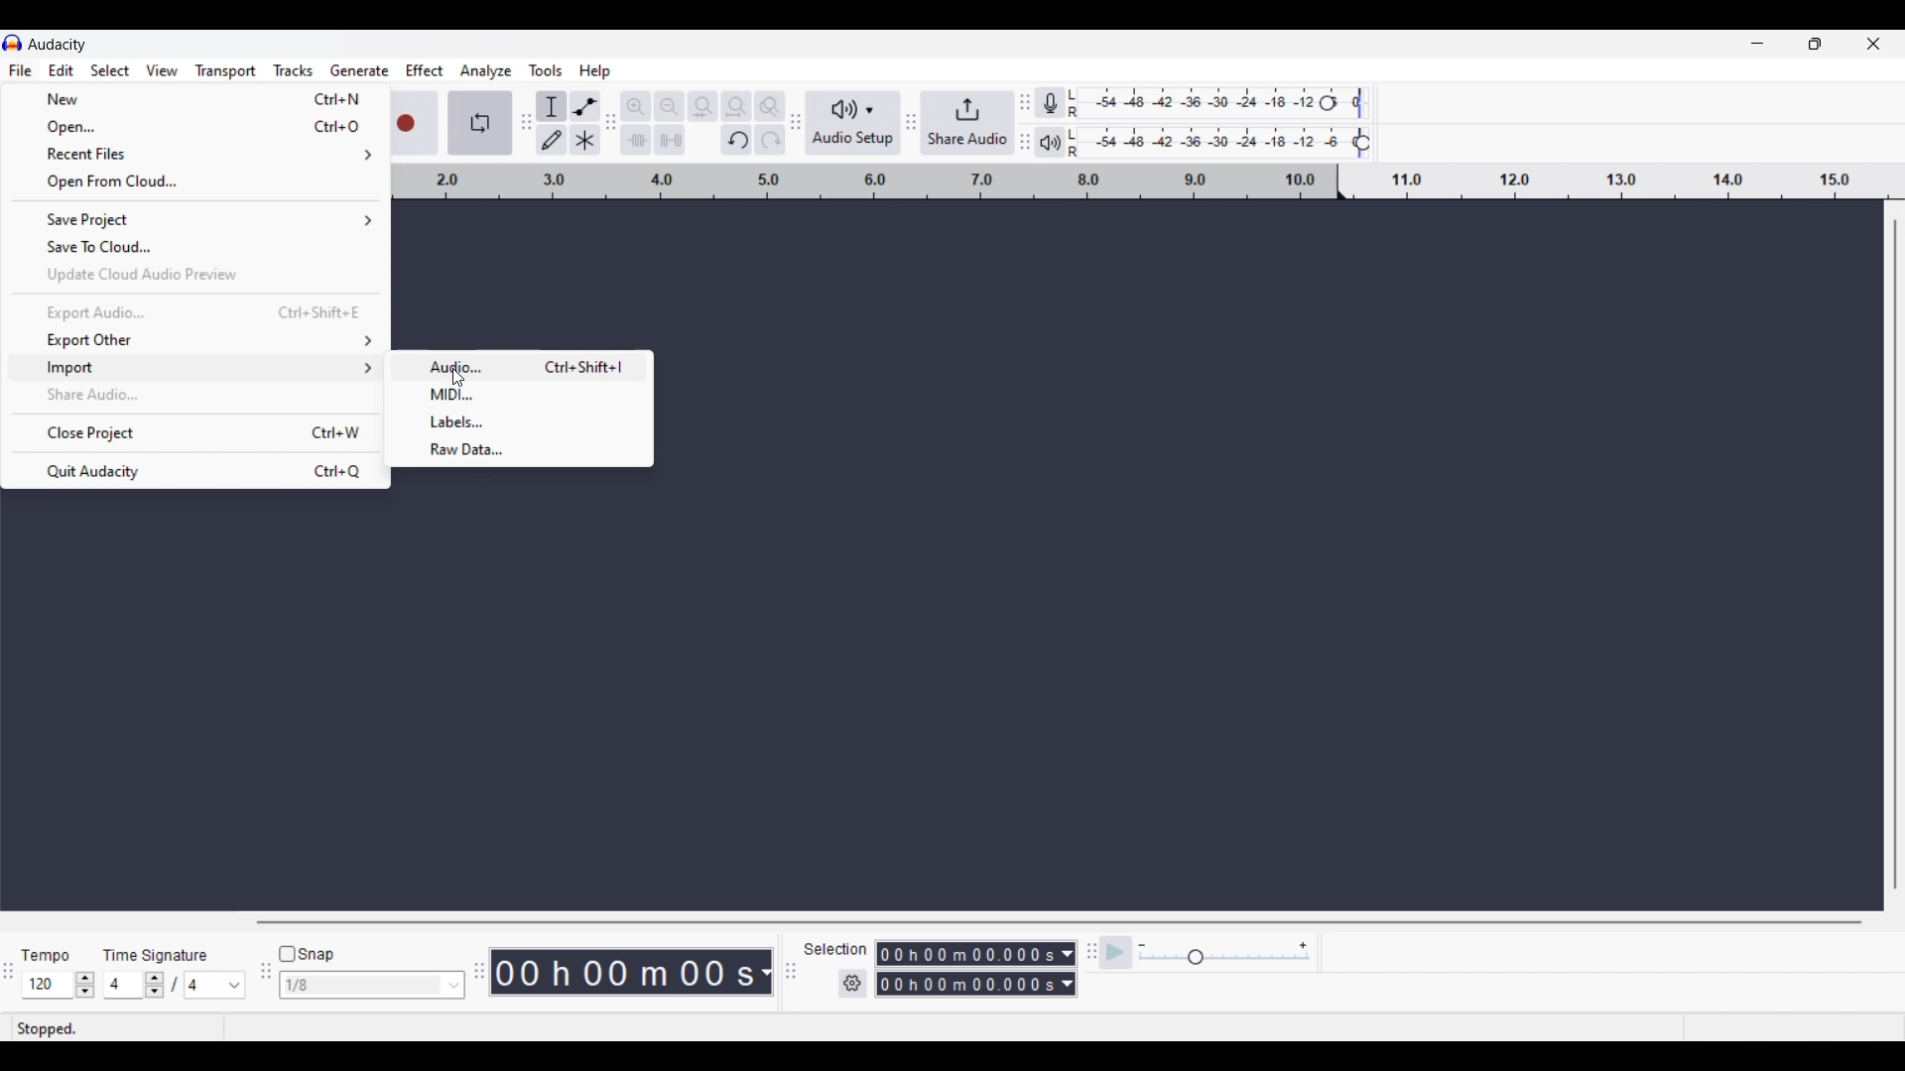 The image size is (1905, 1071). Describe the element at coordinates (360, 70) in the screenshot. I see `Generate menu` at that location.